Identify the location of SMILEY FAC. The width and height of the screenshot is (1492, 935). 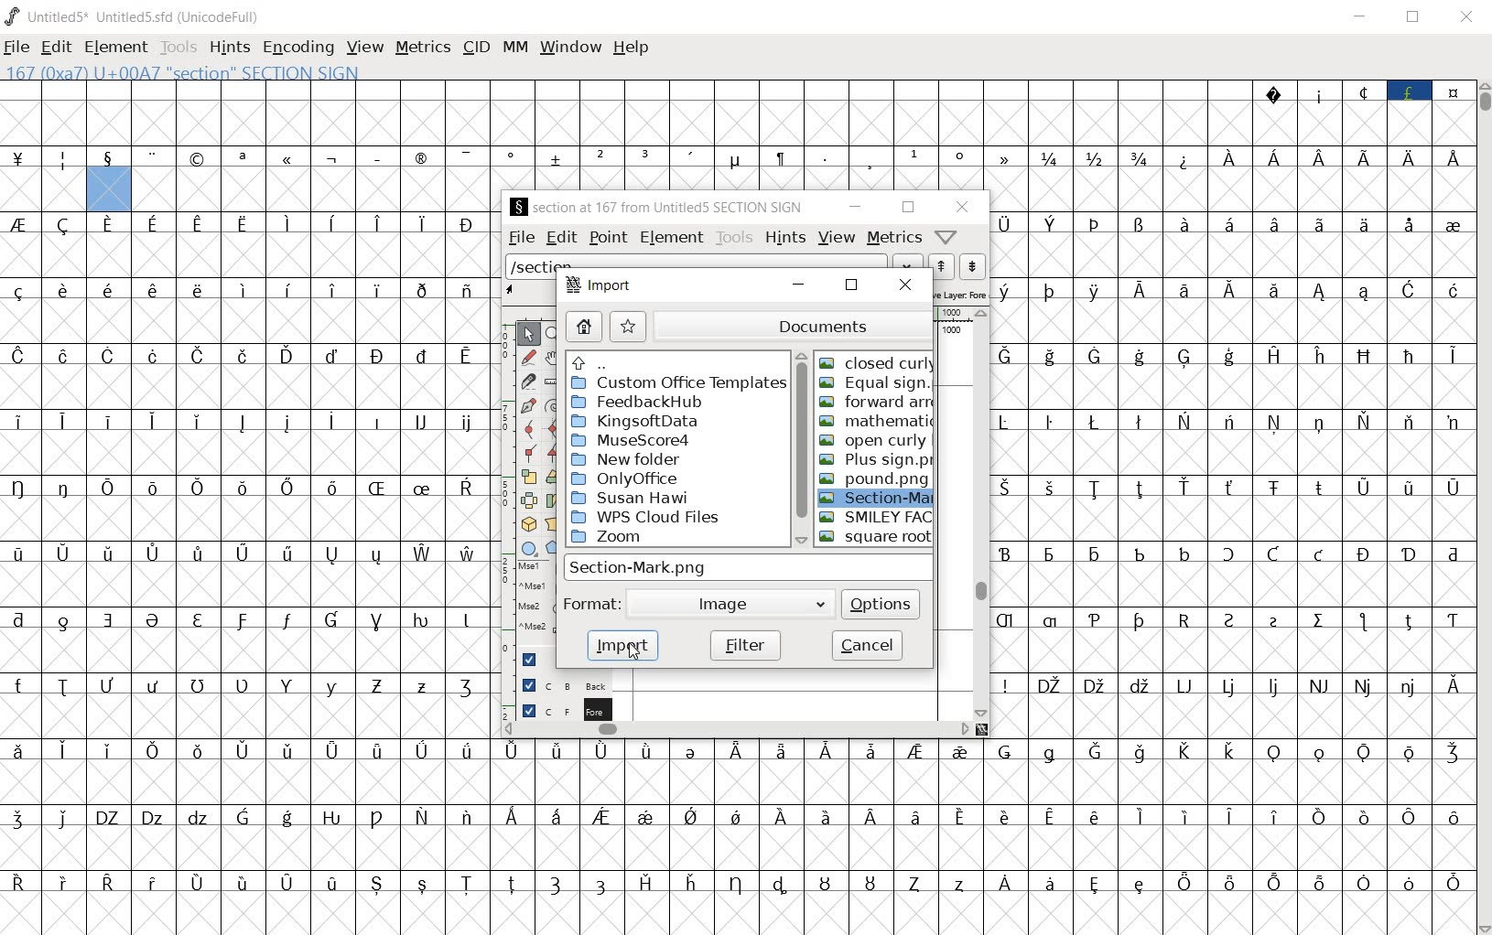
(876, 518).